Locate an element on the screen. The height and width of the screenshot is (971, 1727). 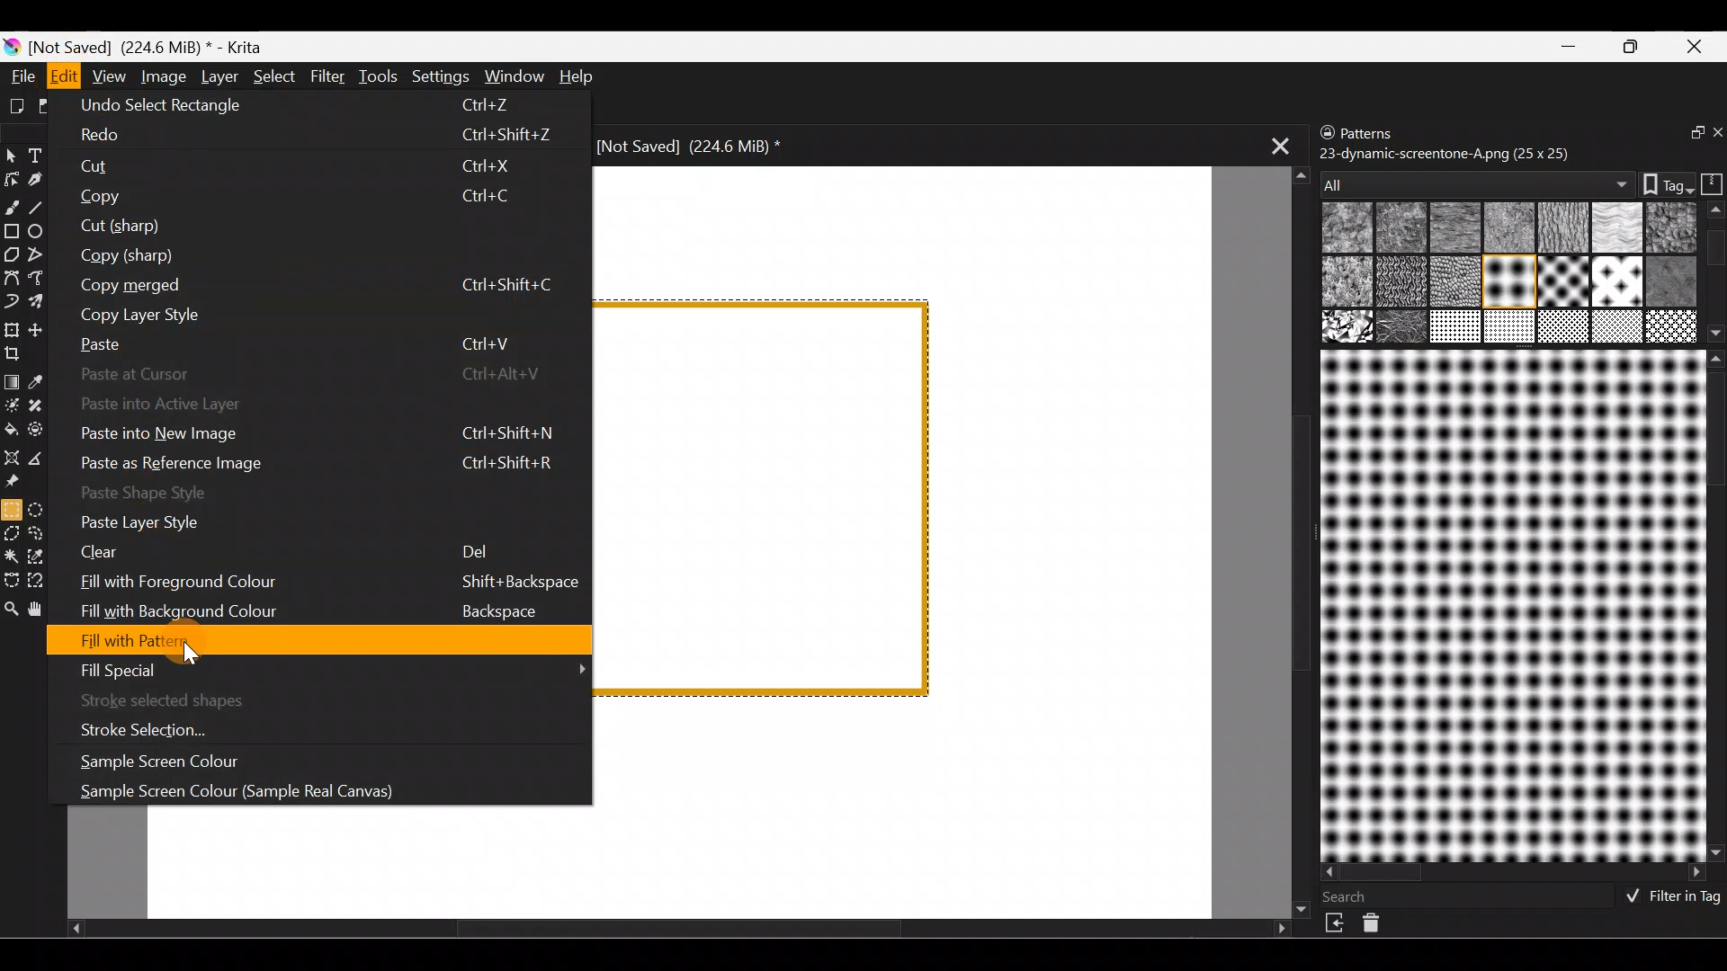
[Not Saved] (214.5 MiB) * - Krita is located at coordinates (153, 48).